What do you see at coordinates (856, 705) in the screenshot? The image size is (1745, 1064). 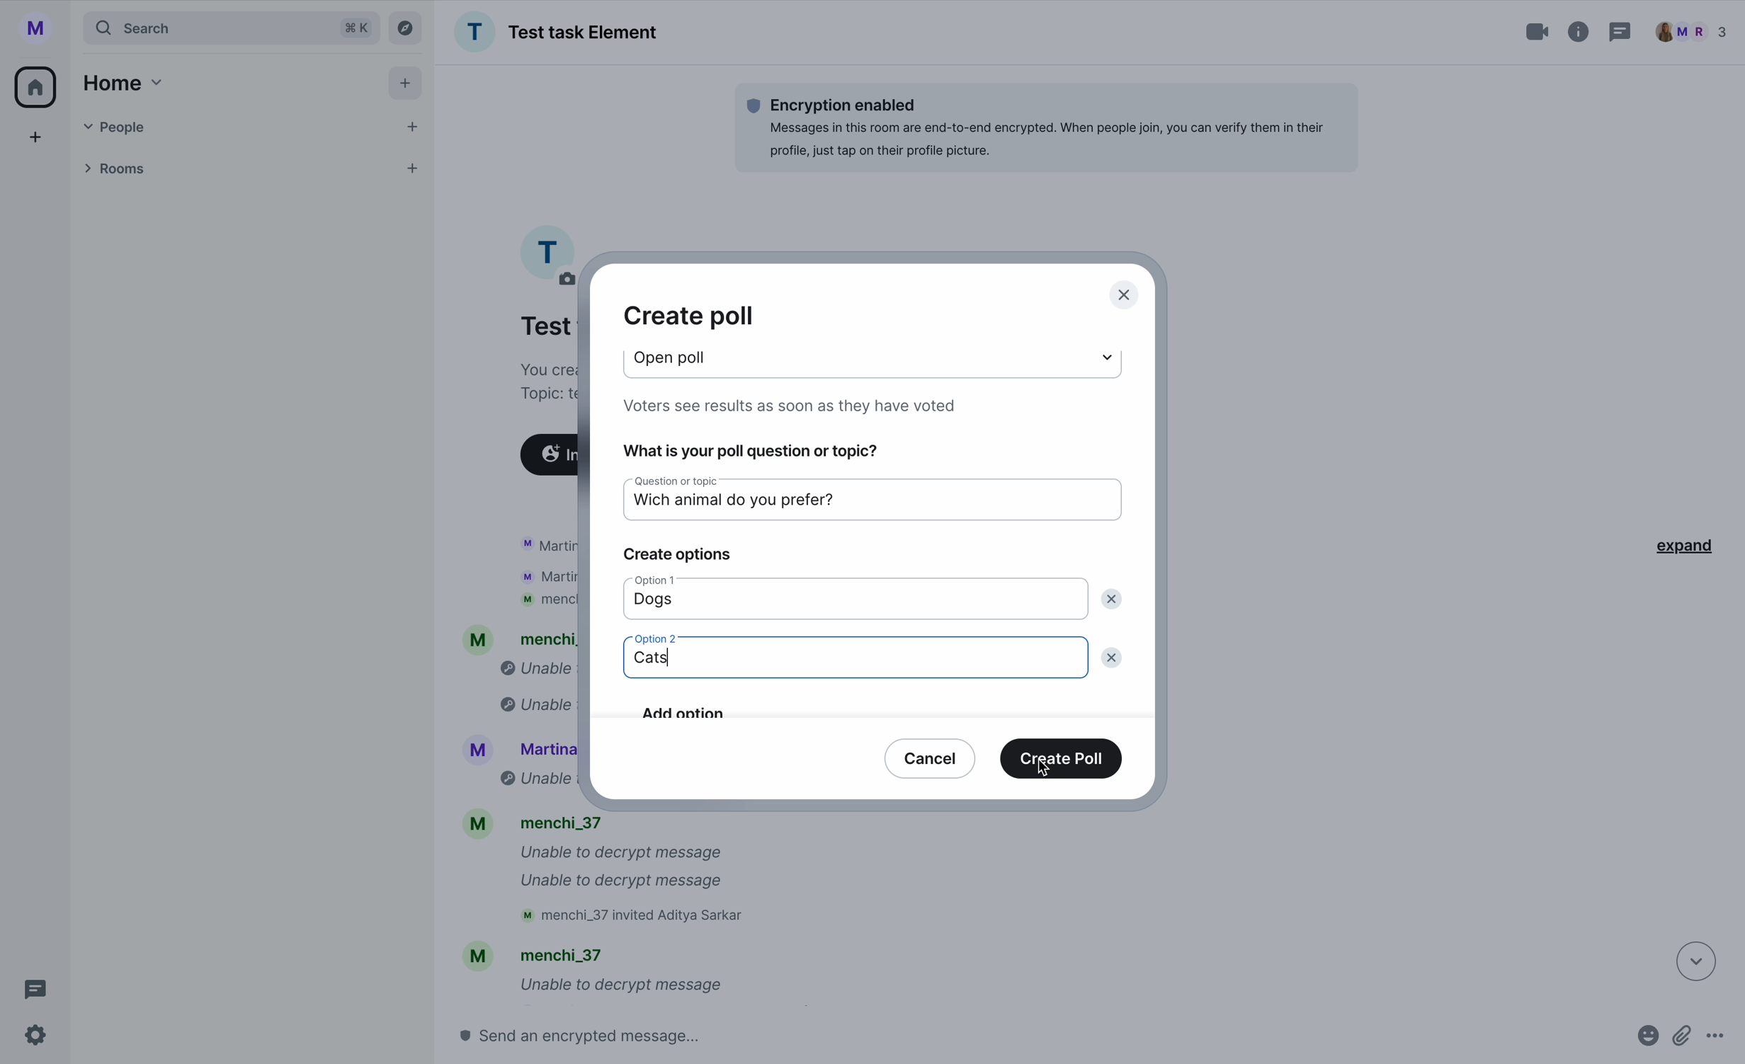 I see `add option` at bounding box center [856, 705].